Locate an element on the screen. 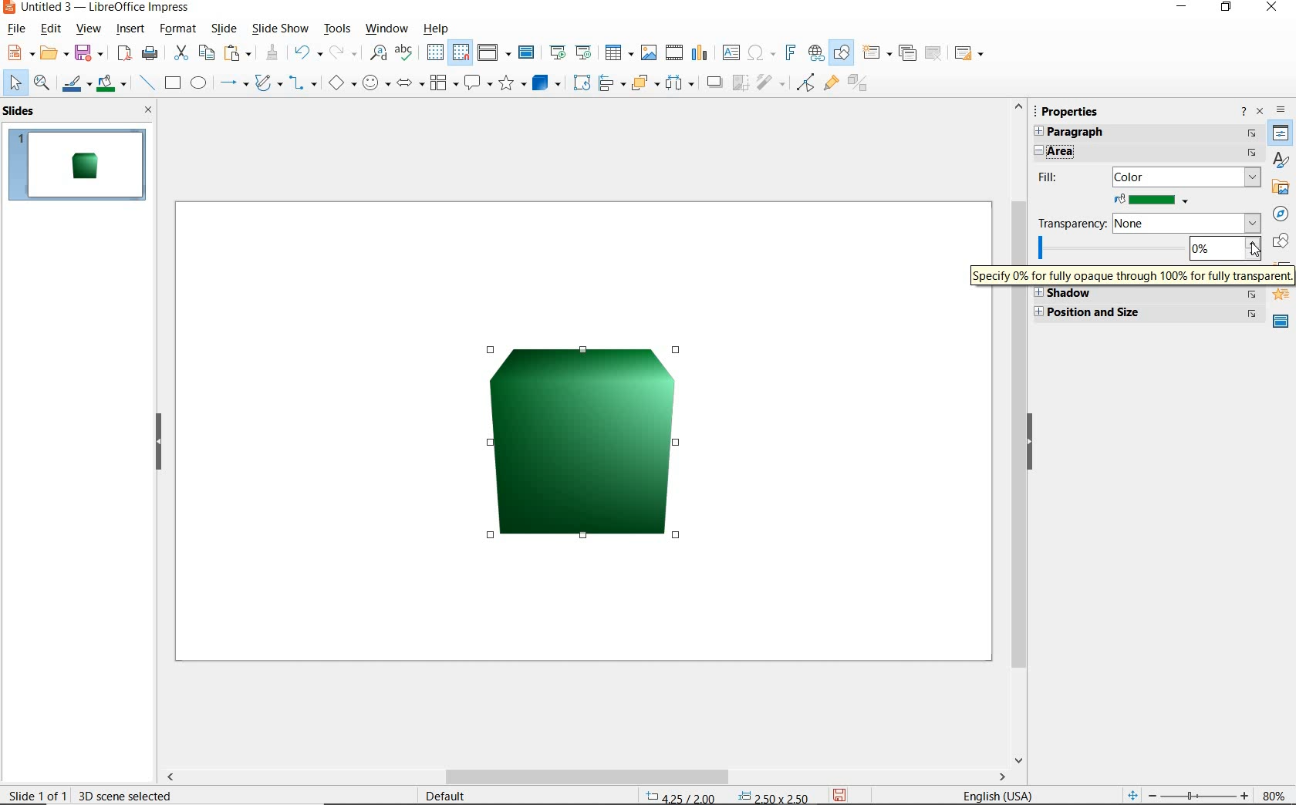 Image resolution: width=1296 pixels, height=805 pixels. ROTATE is located at coordinates (583, 83).